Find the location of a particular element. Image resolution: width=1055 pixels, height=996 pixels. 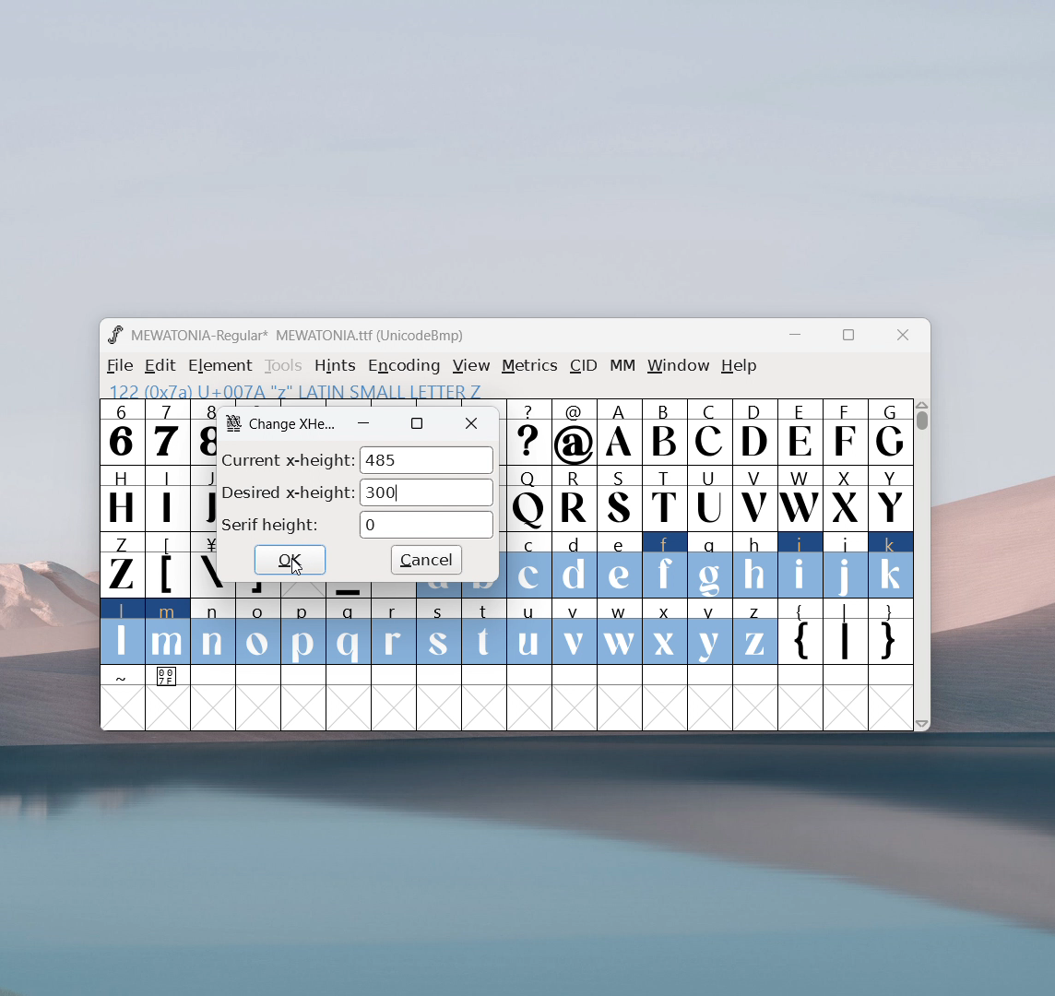

W is located at coordinates (799, 498).